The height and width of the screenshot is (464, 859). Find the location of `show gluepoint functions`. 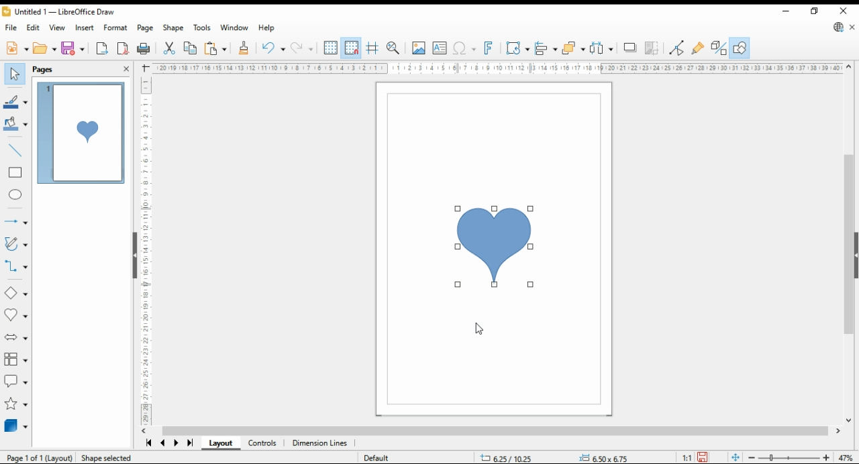

show gluepoint functions is located at coordinates (698, 49).